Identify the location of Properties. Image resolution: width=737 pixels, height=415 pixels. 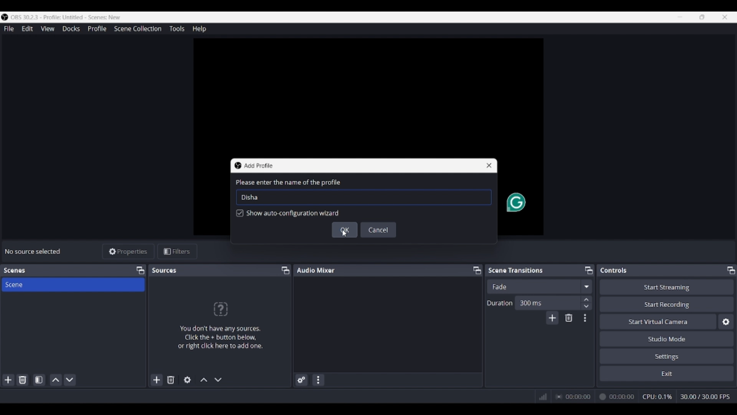
(129, 252).